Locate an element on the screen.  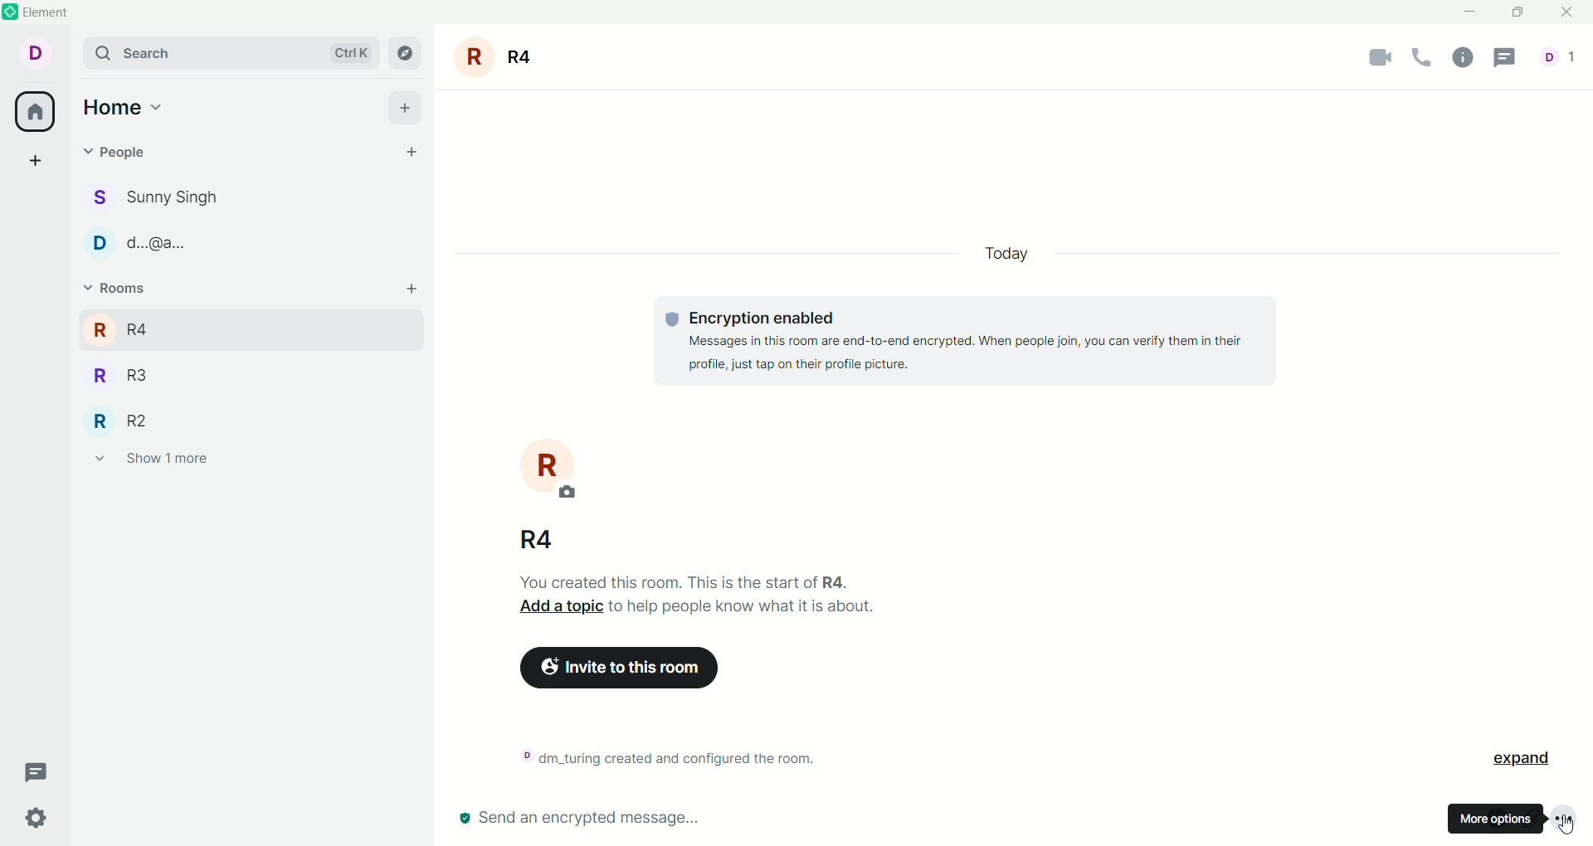
text is located at coordinates (709, 600).